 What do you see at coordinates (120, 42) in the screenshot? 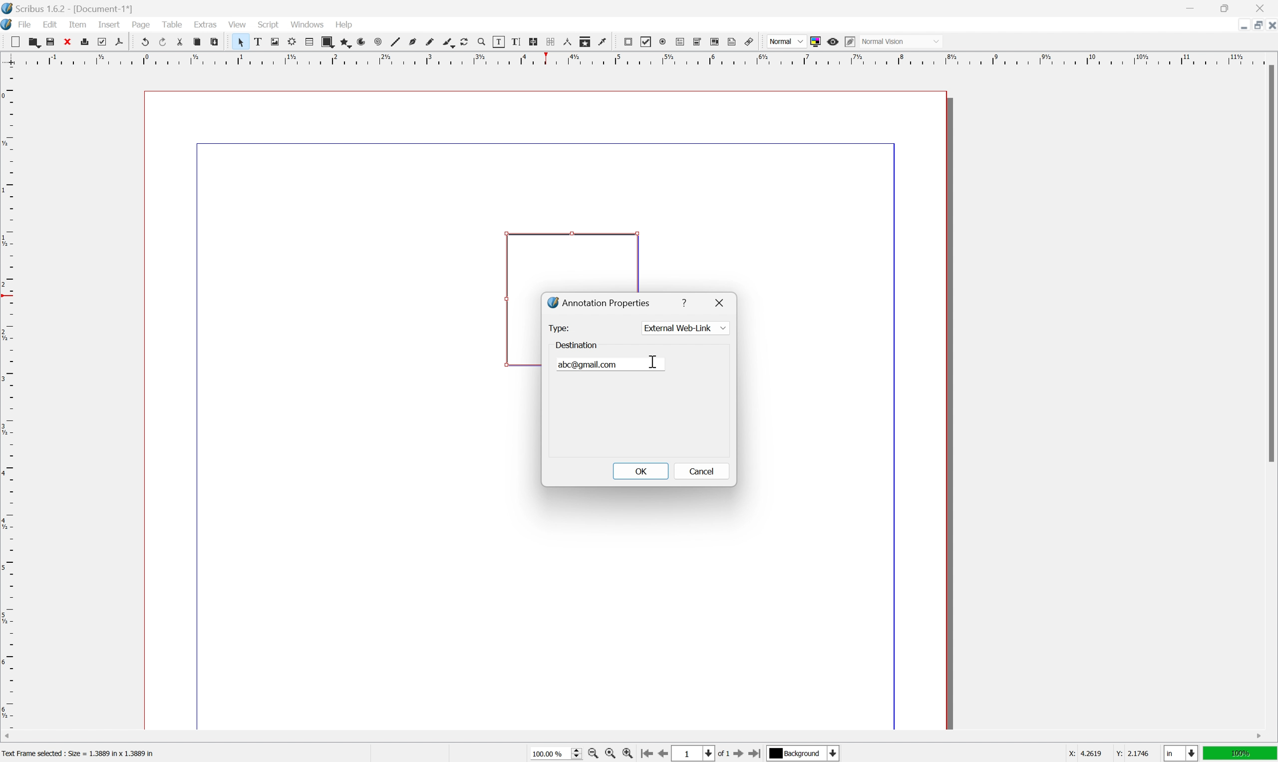
I see `save as pdf` at bounding box center [120, 42].